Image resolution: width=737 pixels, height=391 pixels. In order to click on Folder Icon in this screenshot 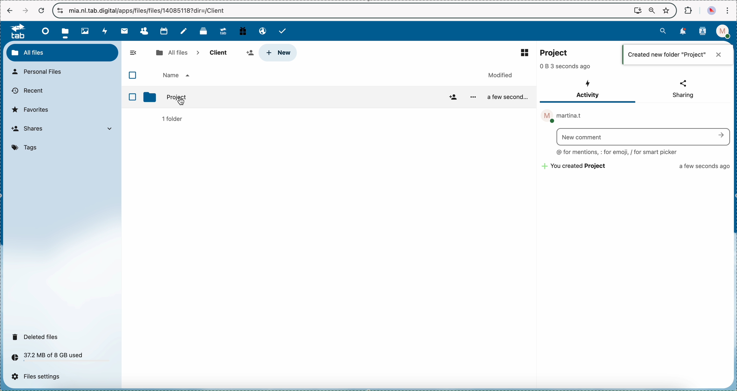, I will do `click(150, 97)`.